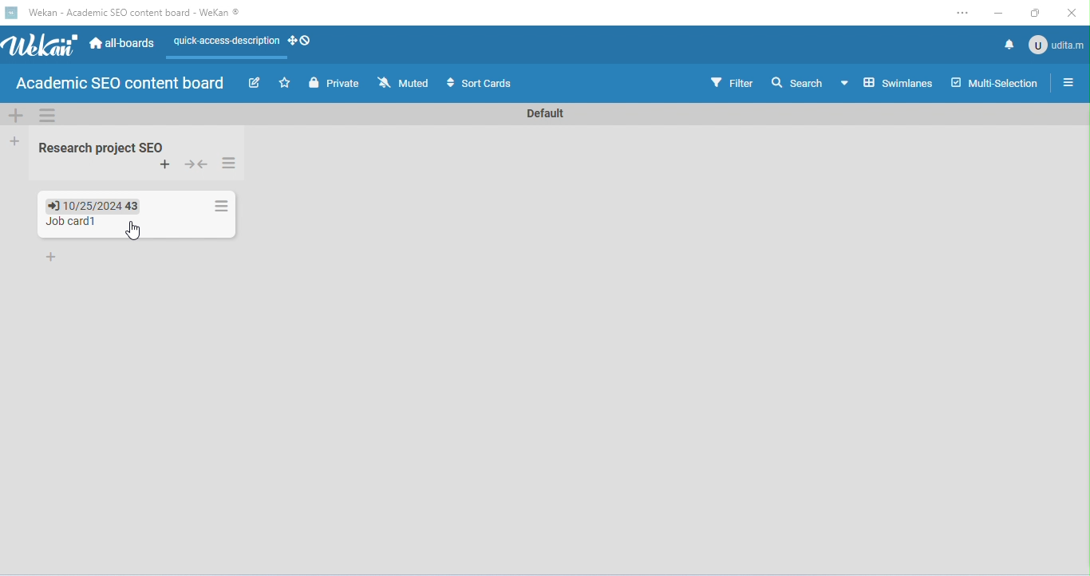 Image resolution: width=1090 pixels, height=576 pixels. What do you see at coordinates (231, 164) in the screenshot?
I see `list actions` at bounding box center [231, 164].